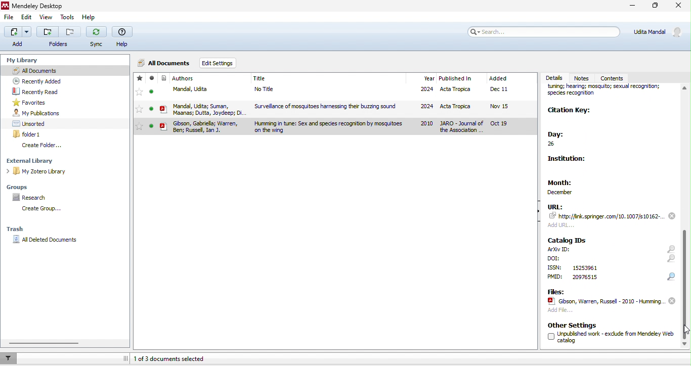  What do you see at coordinates (68, 18) in the screenshot?
I see `tools` at bounding box center [68, 18].